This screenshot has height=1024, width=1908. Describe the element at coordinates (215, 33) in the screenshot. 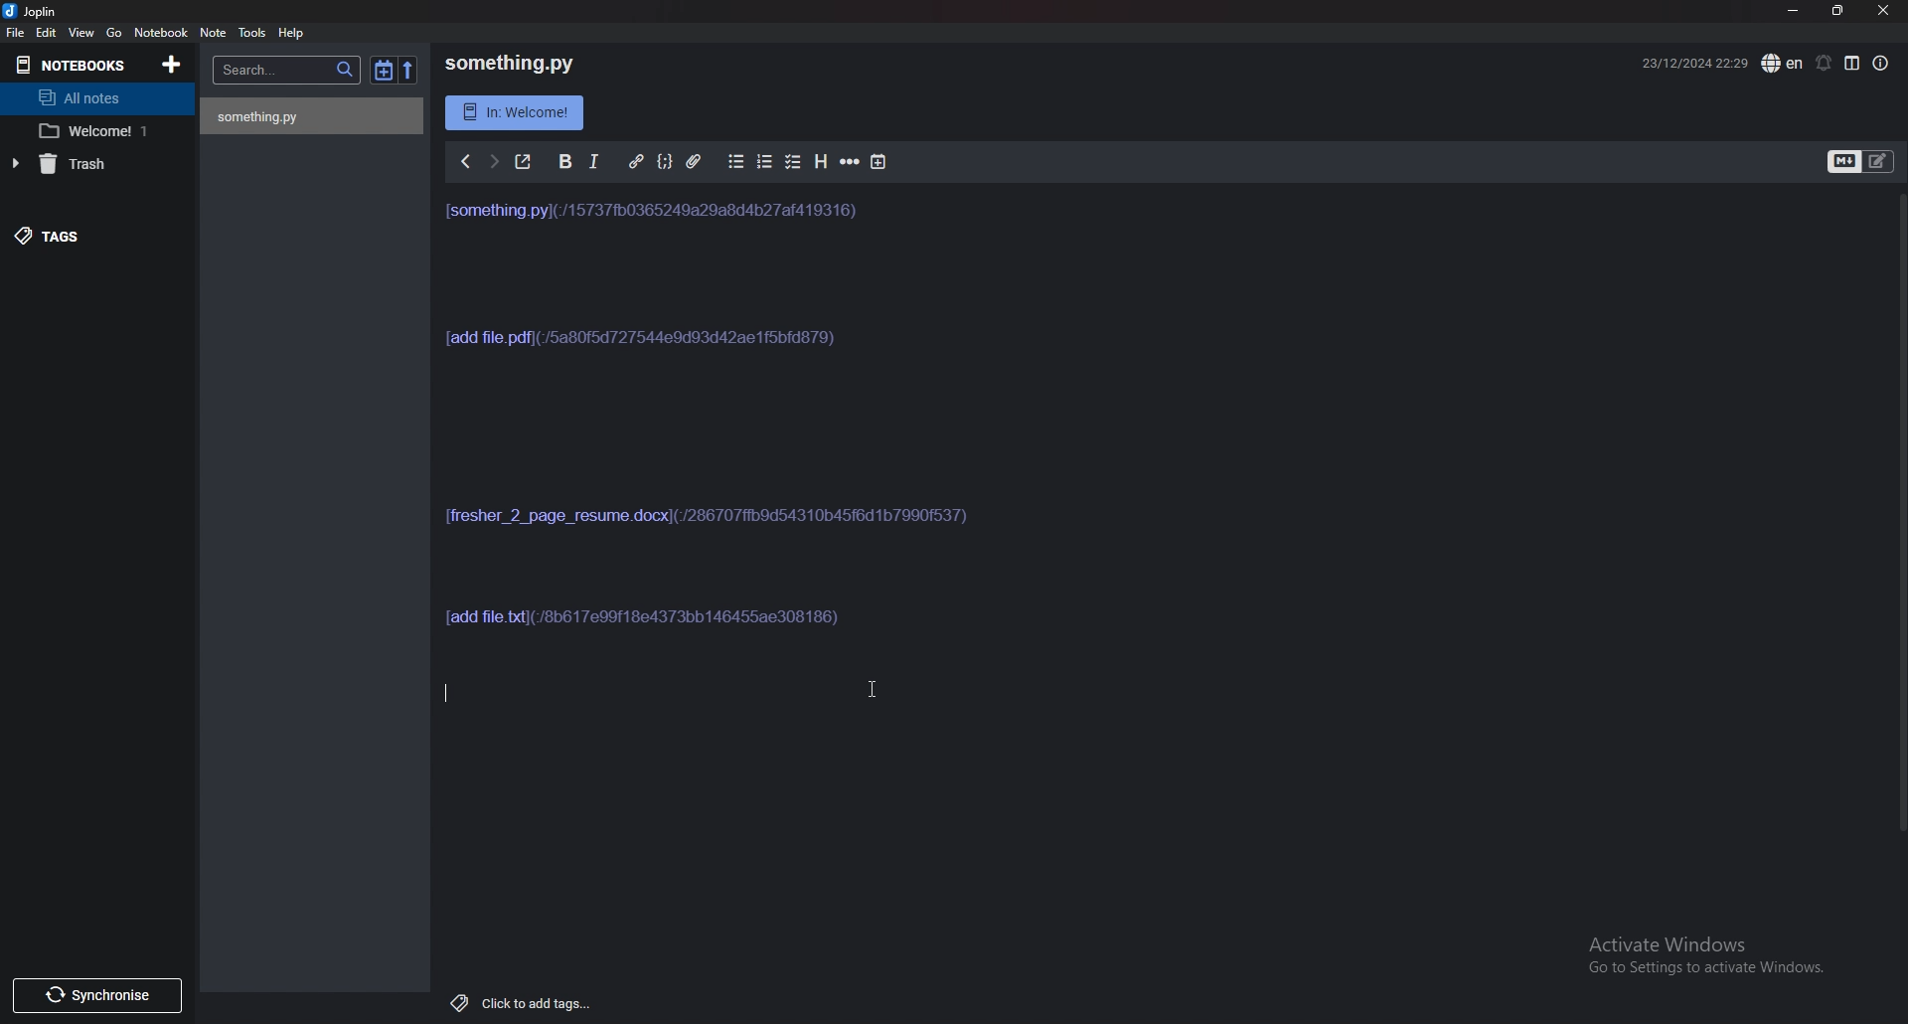

I see `note` at that location.